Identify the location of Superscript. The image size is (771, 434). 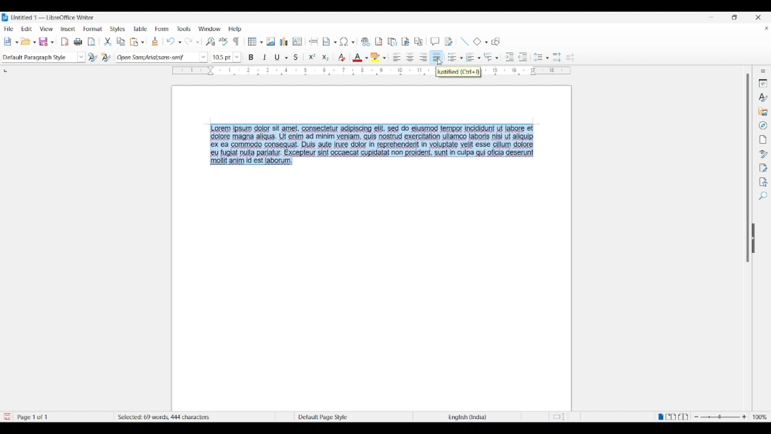
(312, 57).